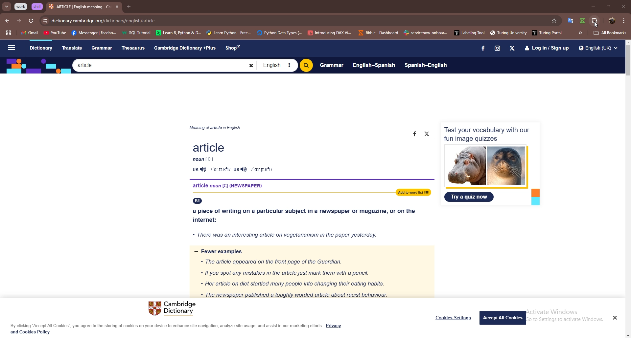 Image resolution: width=631 pixels, height=338 pixels. Describe the element at coordinates (306, 158) in the screenshot. I see `Article` at that location.